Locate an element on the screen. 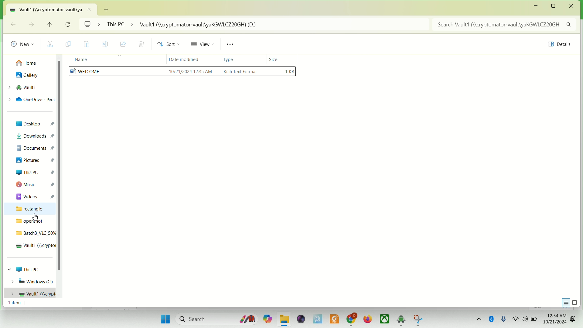  minimize is located at coordinates (536, 6).